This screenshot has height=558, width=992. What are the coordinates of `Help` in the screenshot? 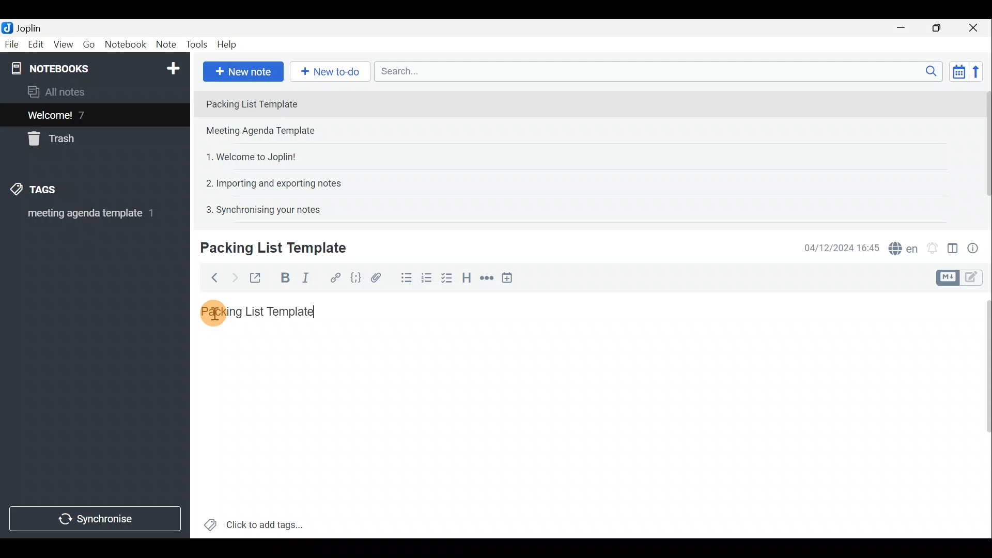 It's located at (228, 45).